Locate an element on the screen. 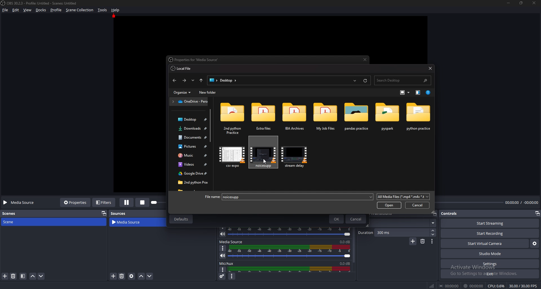 This screenshot has height=289, width=541.  Audio mixer menu is located at coordinates (232, 277).